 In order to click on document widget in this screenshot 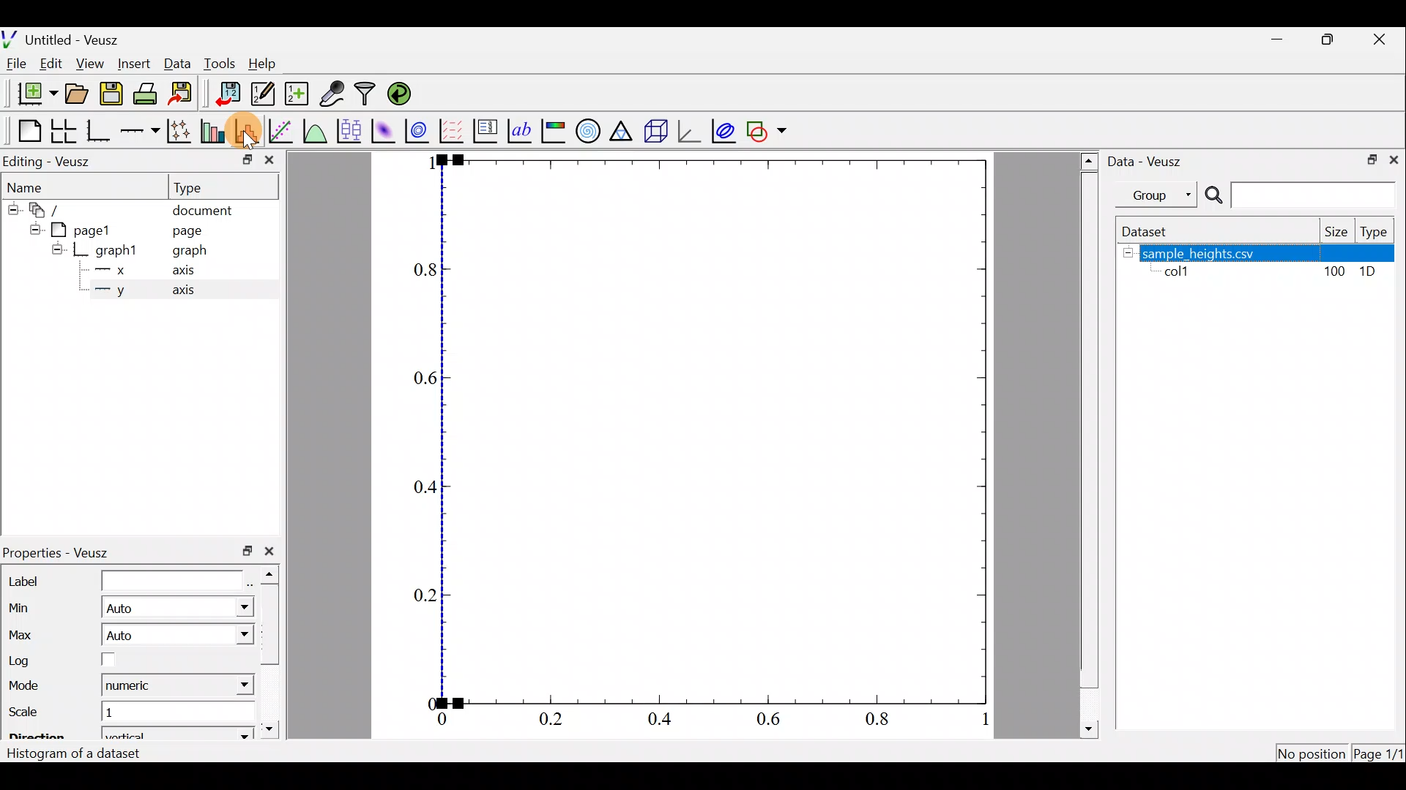, I will do `click(48, 211)`.